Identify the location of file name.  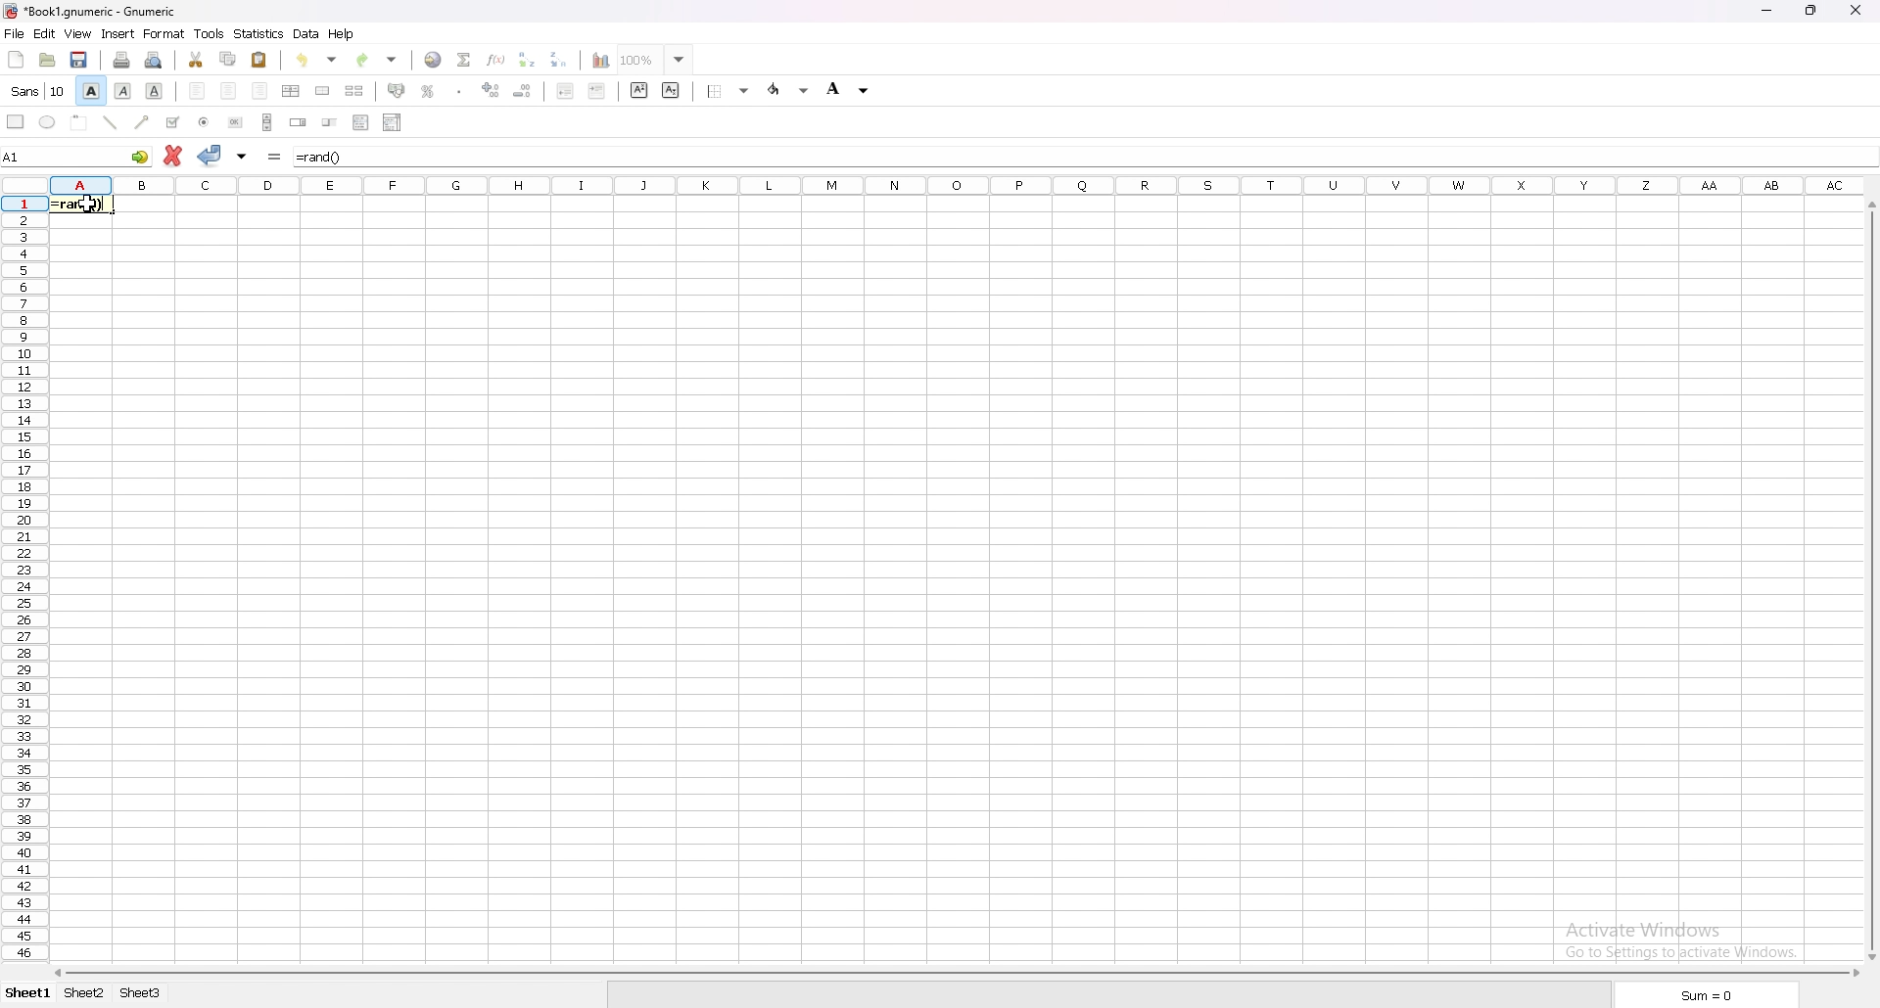
(90, 11).